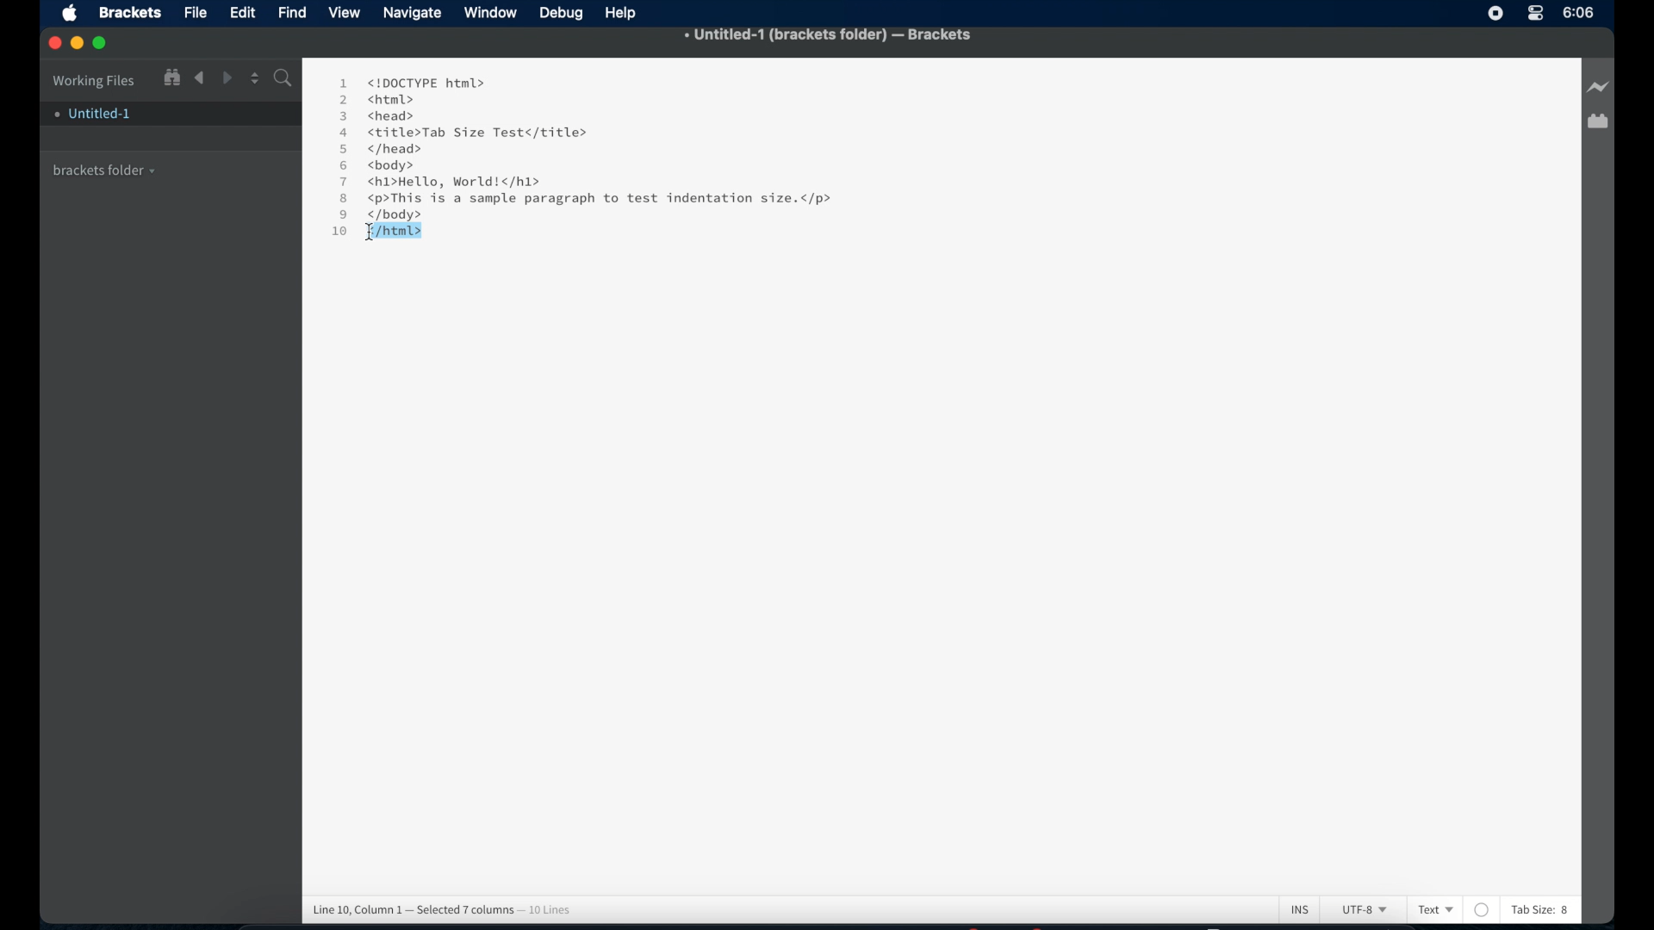 The image size is (1654, 930). What do you see at coordinates (1361, 911) in the screenshot?
I see `UTF-8` at bounding box center [1361, 911].